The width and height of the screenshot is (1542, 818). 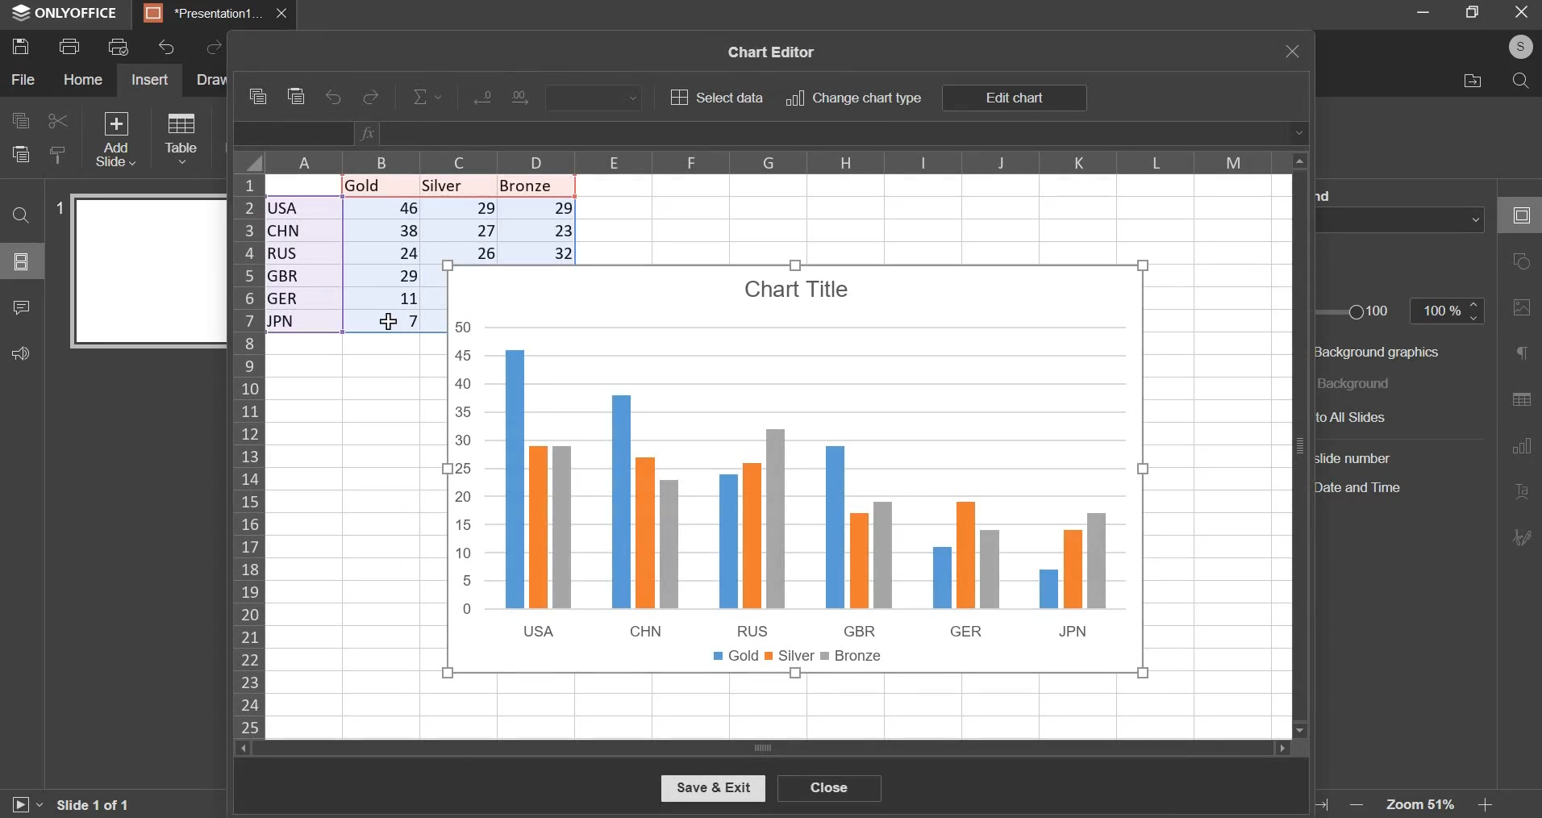 I want to click on 27, so click(x=462, y=231).